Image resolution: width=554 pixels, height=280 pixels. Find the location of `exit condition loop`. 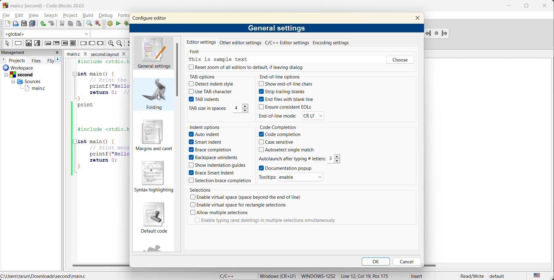

exit condition loop is located at coordinates (55, 43).